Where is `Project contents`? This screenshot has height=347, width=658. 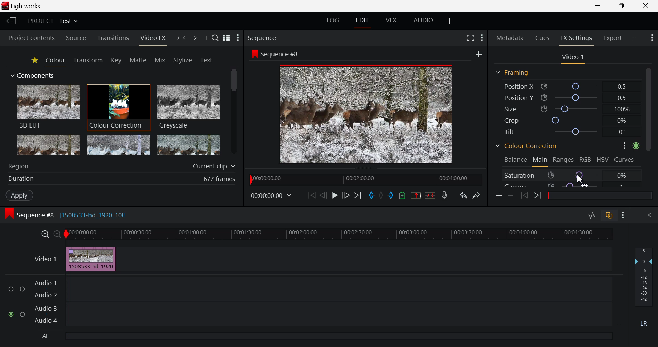 Project contents is located at coordinates (29, 37).